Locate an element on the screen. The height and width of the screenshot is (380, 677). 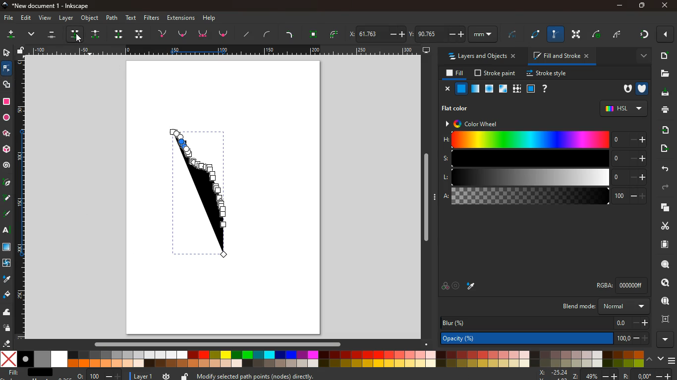
help is located at coordinates (544, 89).